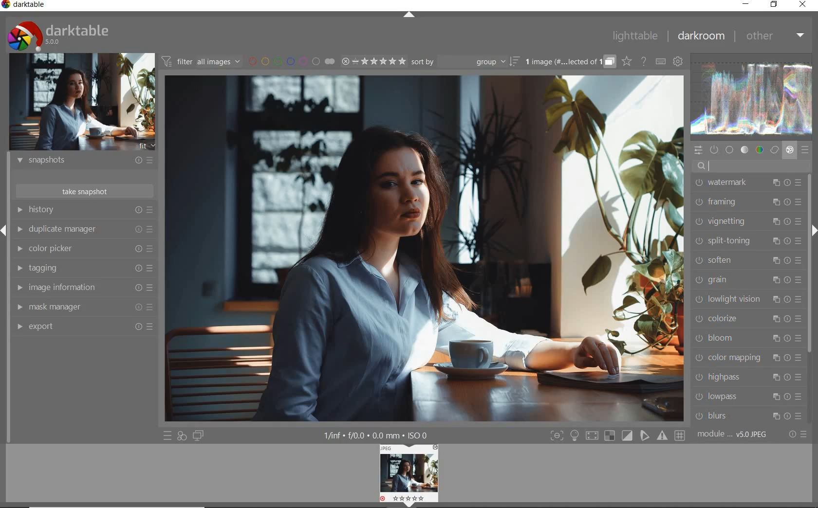 The image size is (818, 508). Describe the element at coordinates (745, 150) in the screenshot. I see `tone` at that location.